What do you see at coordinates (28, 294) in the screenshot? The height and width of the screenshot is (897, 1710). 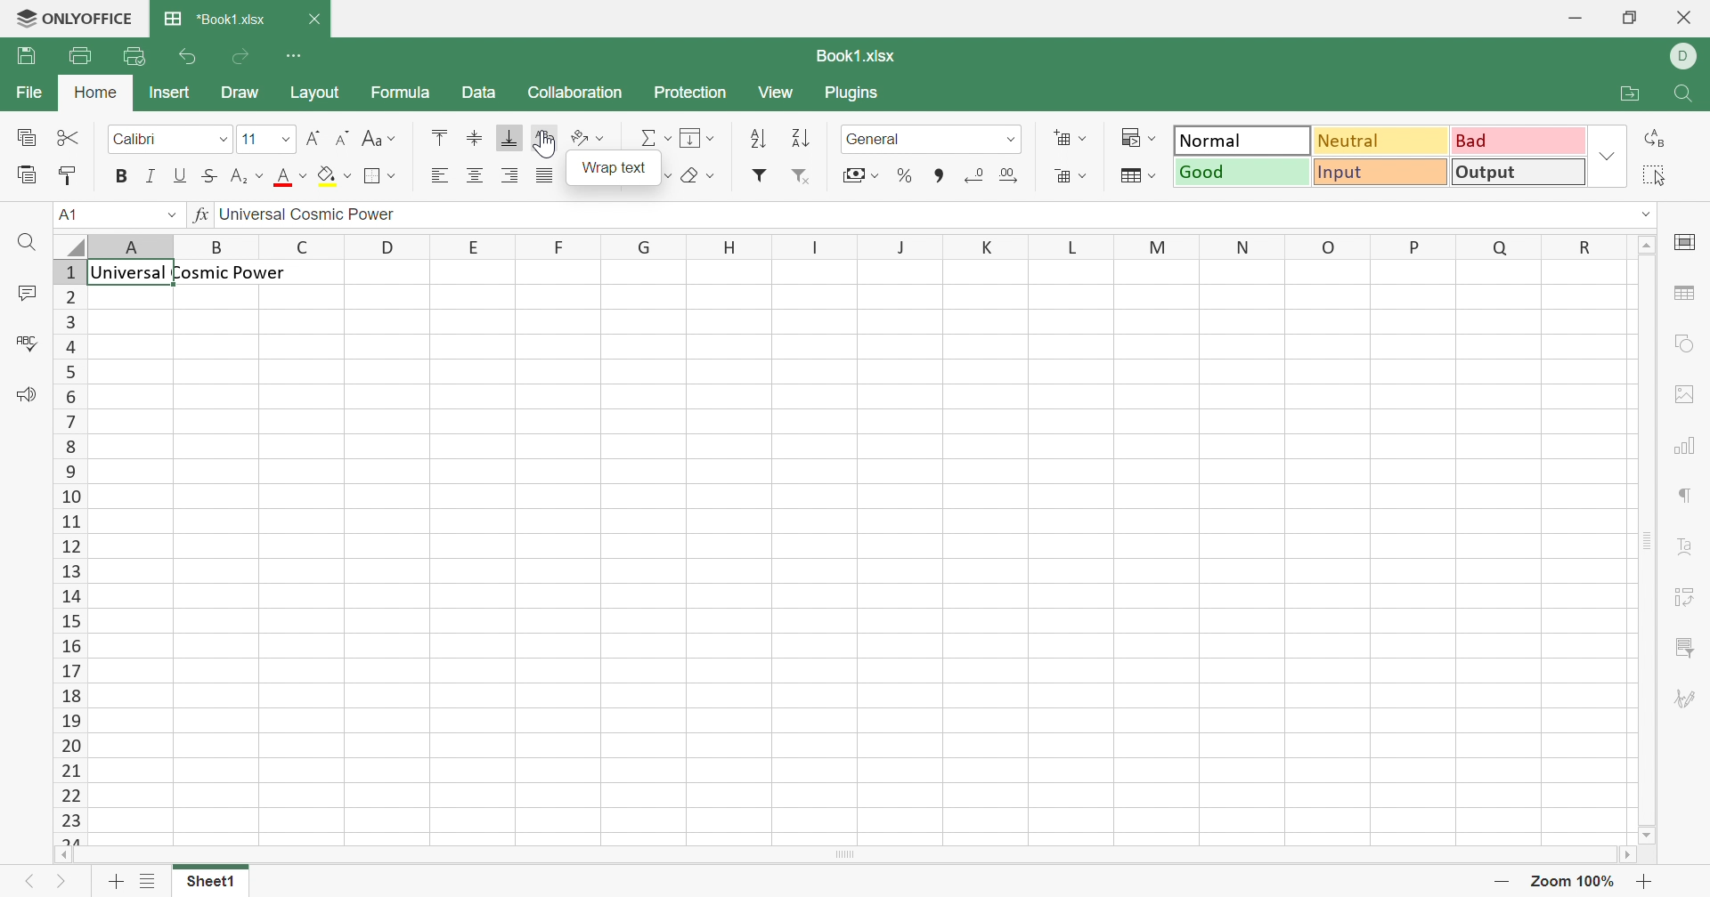 I see `Comments` at bounding box center [28, 294].